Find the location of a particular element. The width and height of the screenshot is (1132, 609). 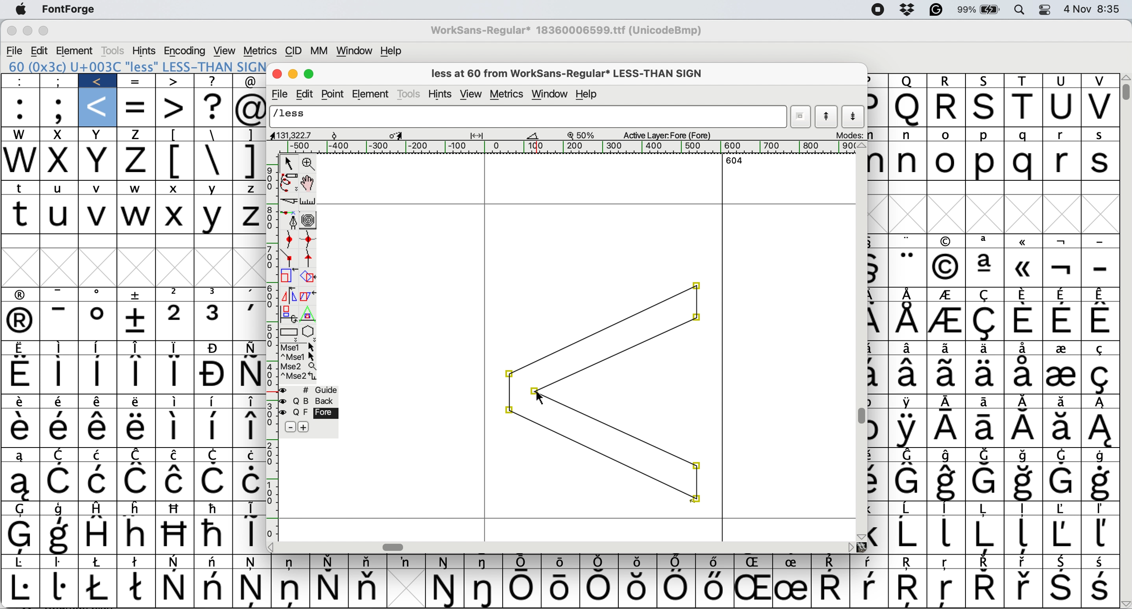

Symbol is located at coordinates (878, 322).